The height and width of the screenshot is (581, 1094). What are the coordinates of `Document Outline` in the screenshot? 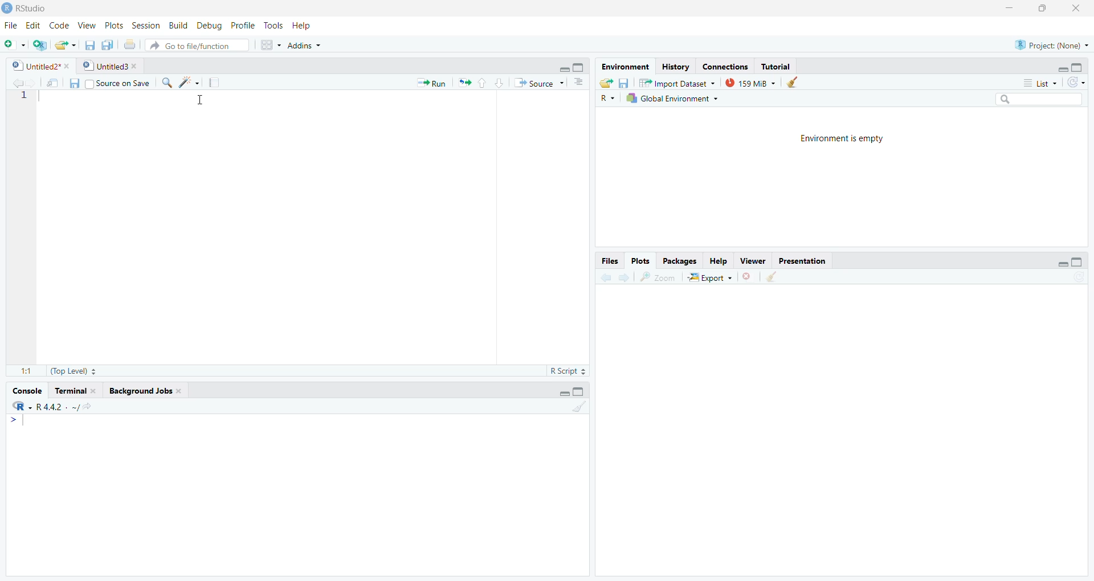 It's located at (578, 81).